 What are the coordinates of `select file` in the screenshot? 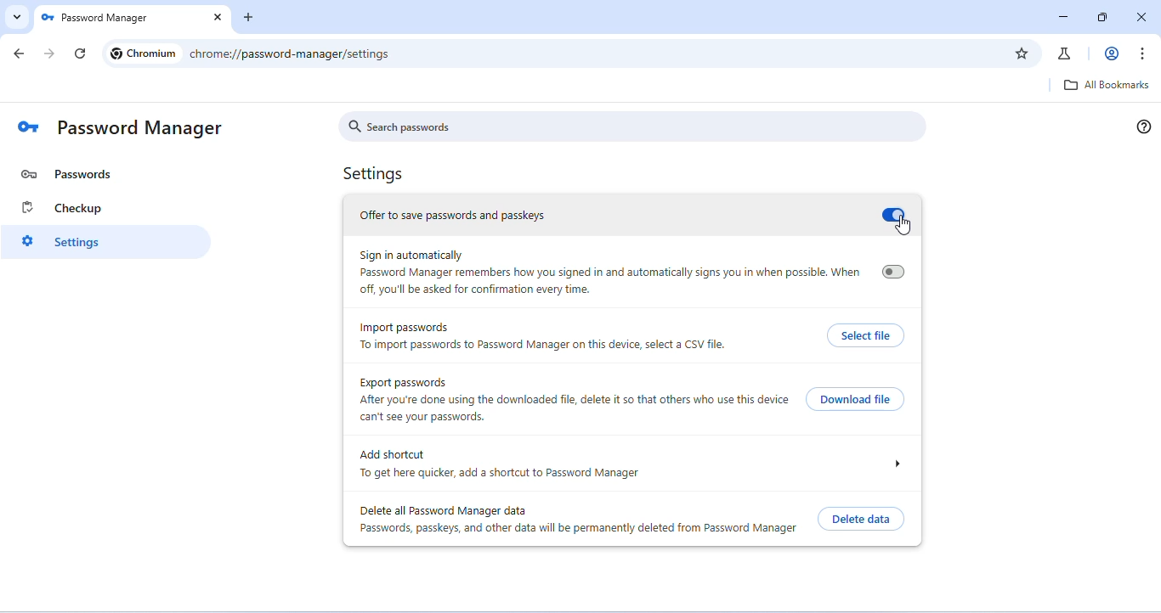 It's located at (867, 335).